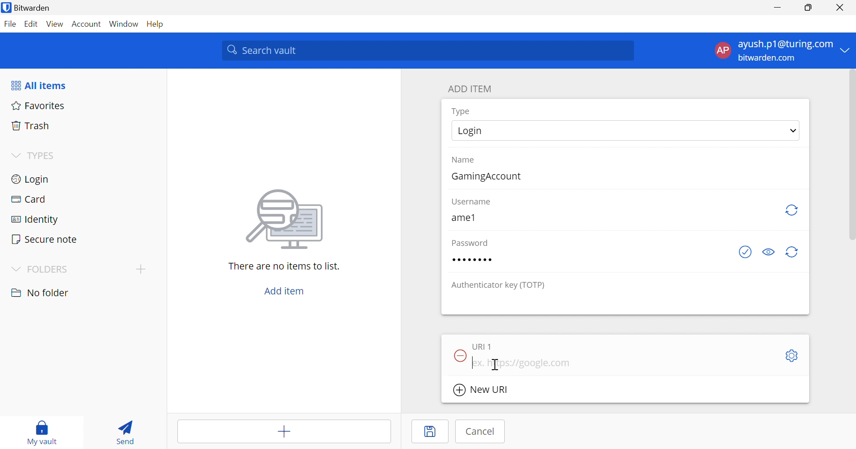 This screenshot has height=449, width=856. What do you see at coordinates (496, 365) in the screenshot?
I see `Cursor` at bounding box center [496, 365].